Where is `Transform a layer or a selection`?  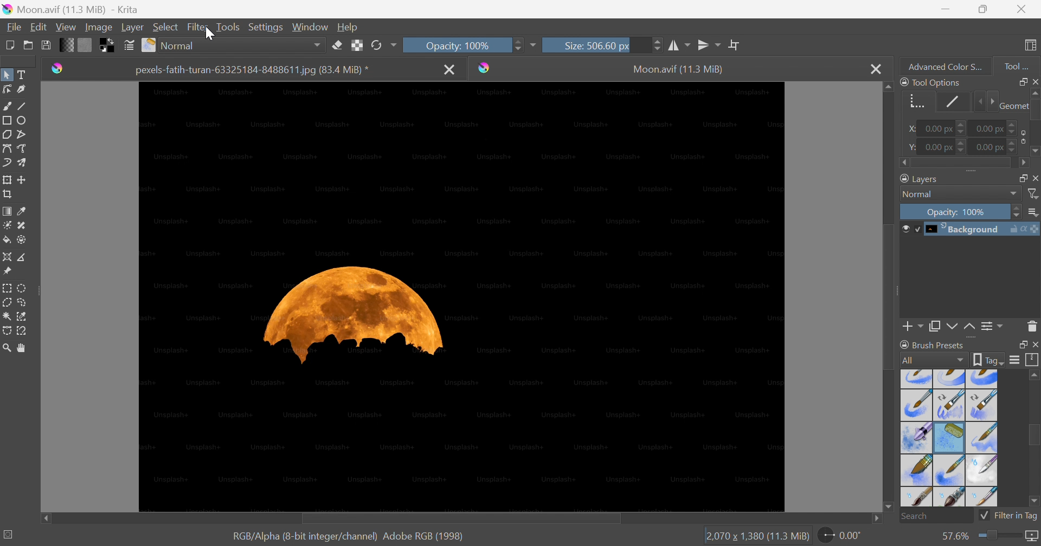
Transform a layer or a selection is located at coordinates (7, 179).